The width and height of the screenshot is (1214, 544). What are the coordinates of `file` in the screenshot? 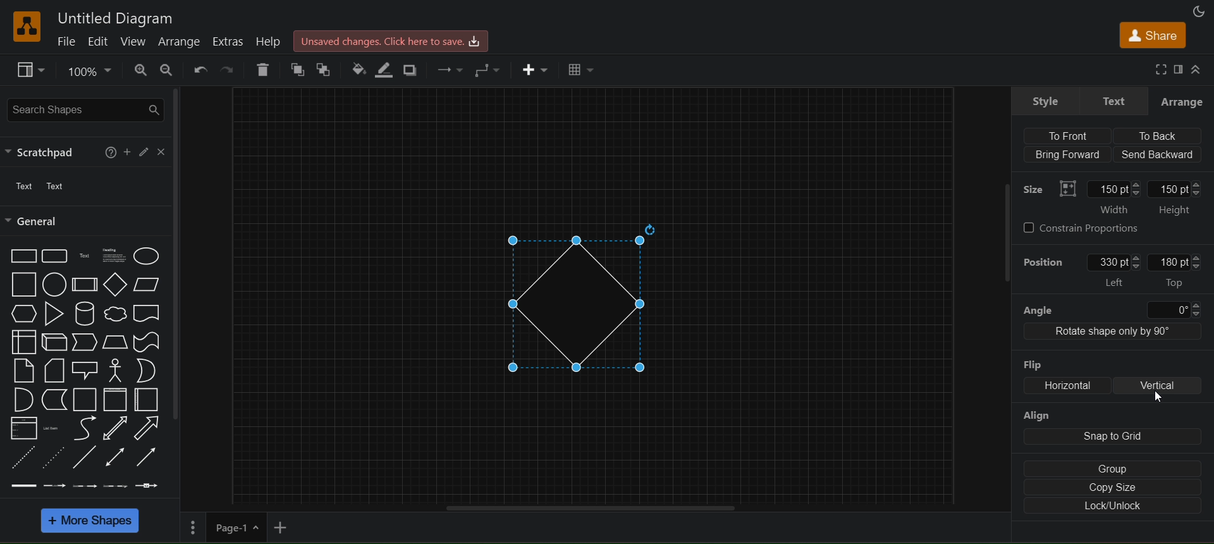 It's located at (70, 41).